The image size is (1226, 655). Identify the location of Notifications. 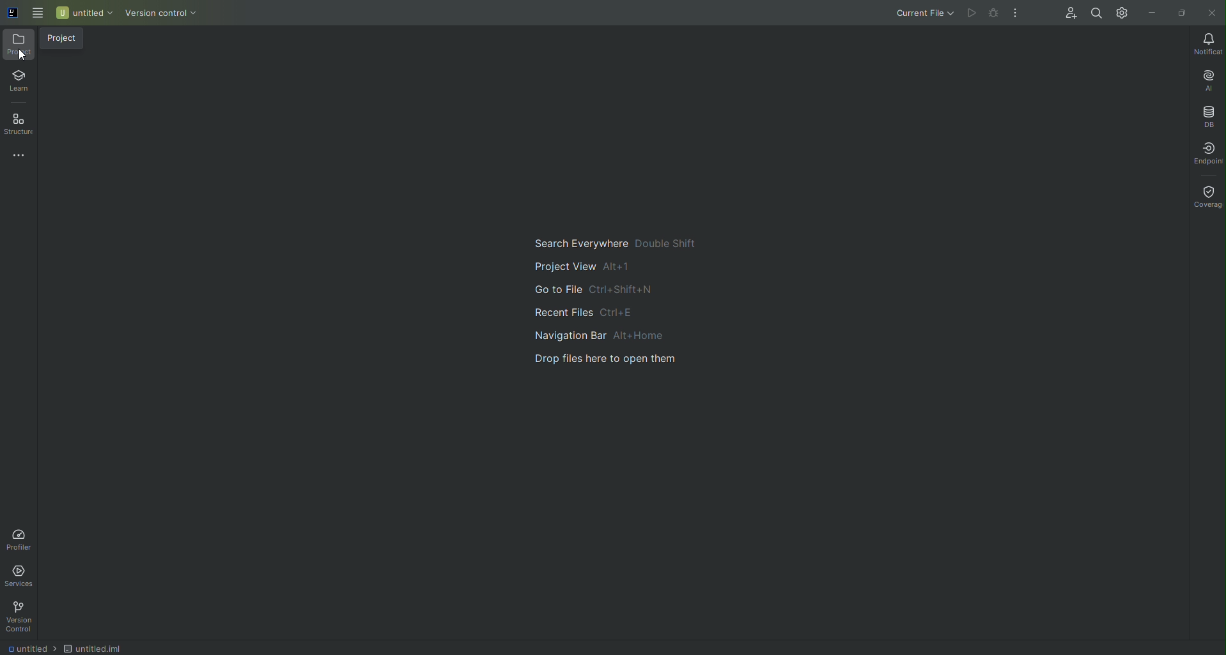
(1207, 43).